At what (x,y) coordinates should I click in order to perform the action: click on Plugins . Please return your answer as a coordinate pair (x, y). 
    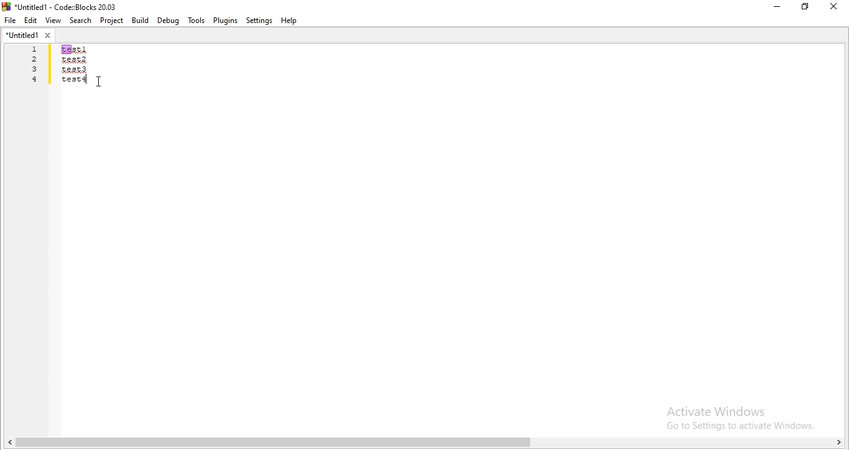
    Looking at the image, I should click on (226, 20).